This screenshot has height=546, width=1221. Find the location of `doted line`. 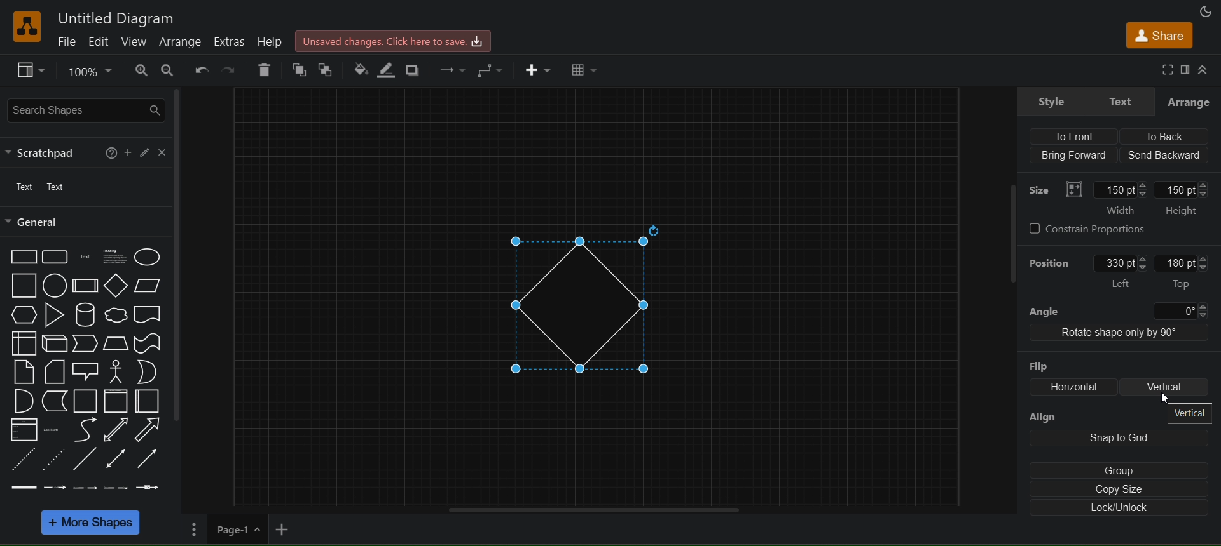

doted line is located at coordinates (55, 458).